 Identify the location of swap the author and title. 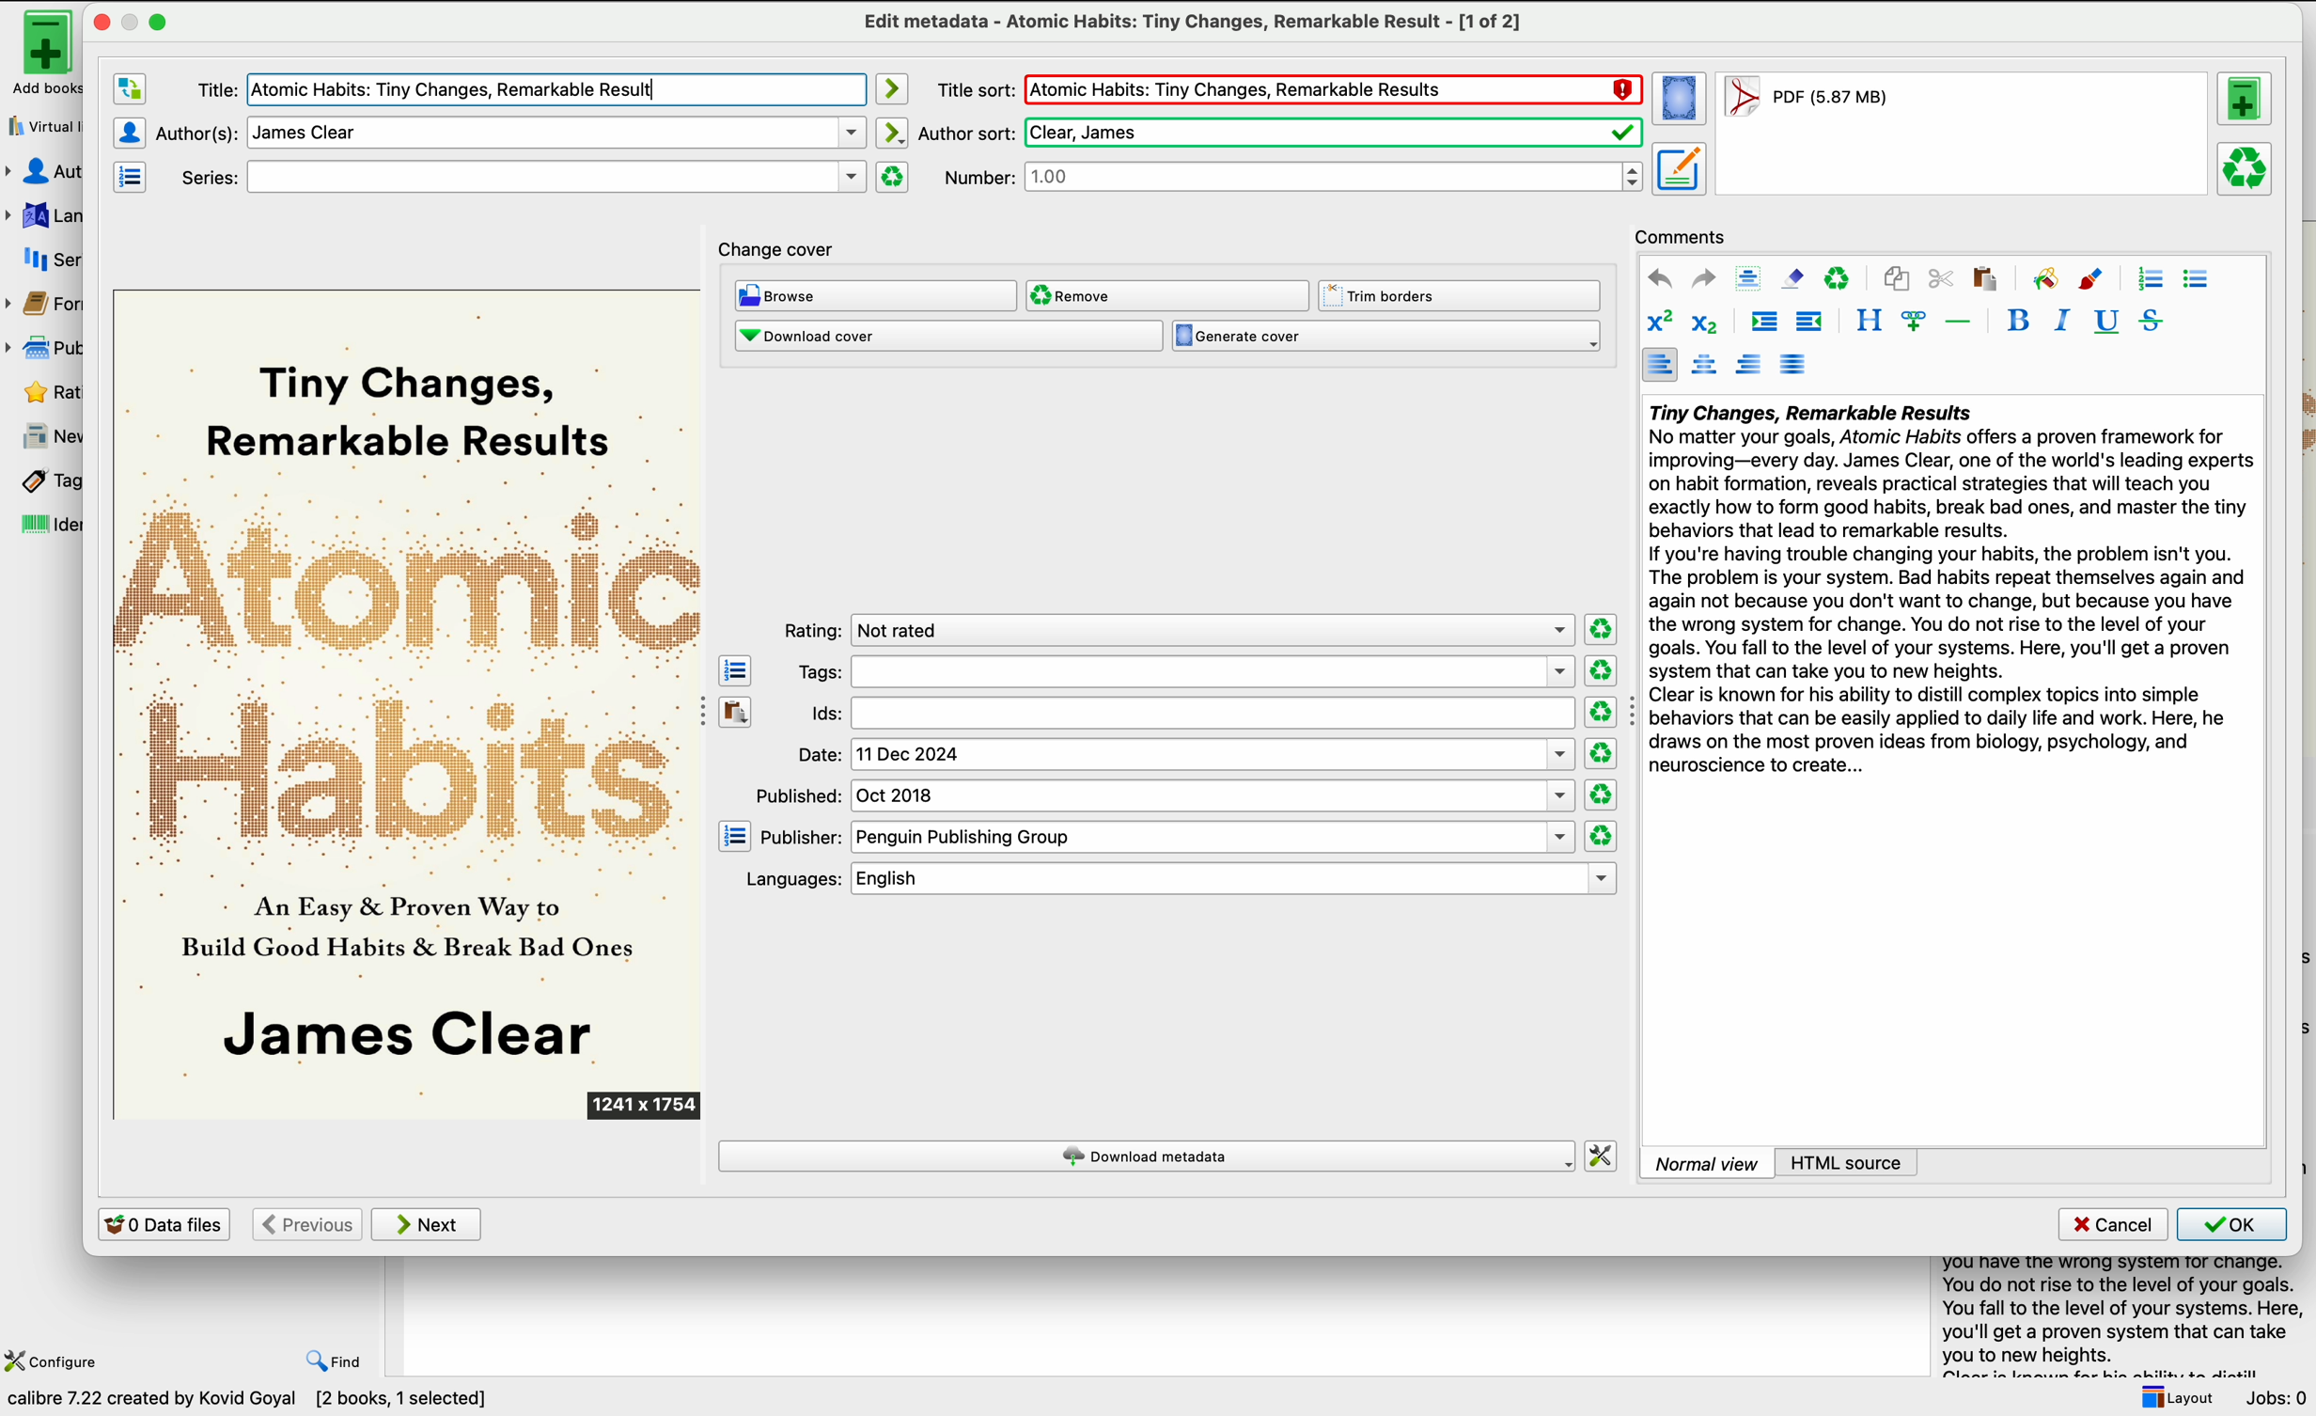
(129, 90).